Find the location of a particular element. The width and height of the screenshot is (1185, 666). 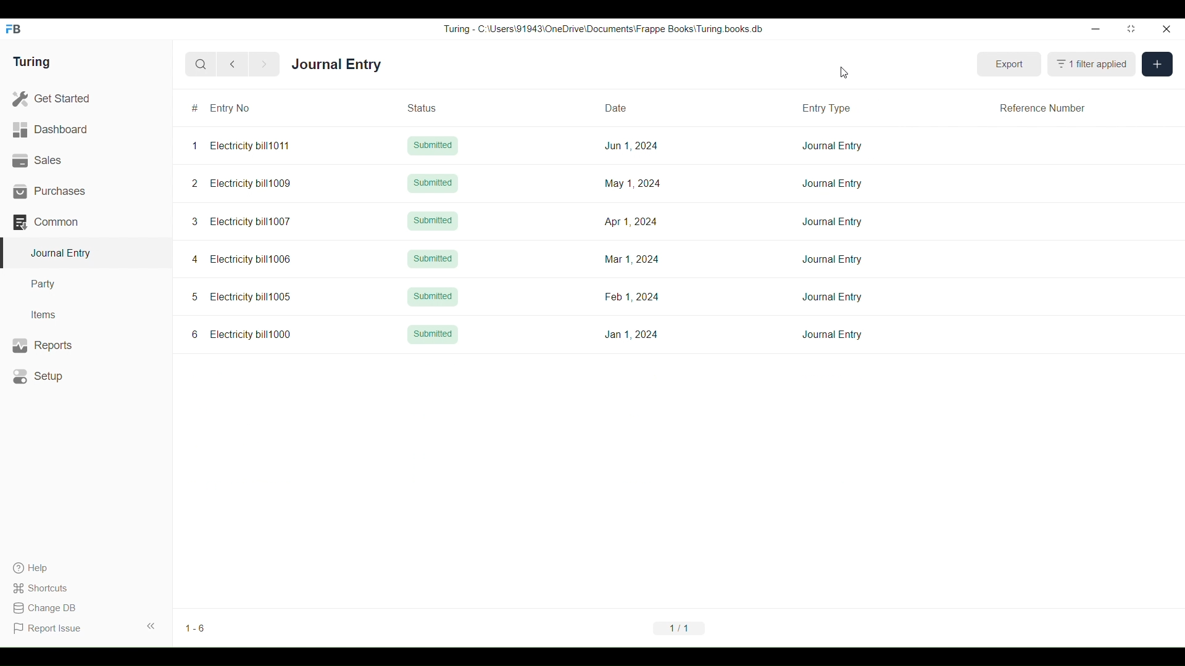

Collapse sidebar is located at coordinates (151, 626).